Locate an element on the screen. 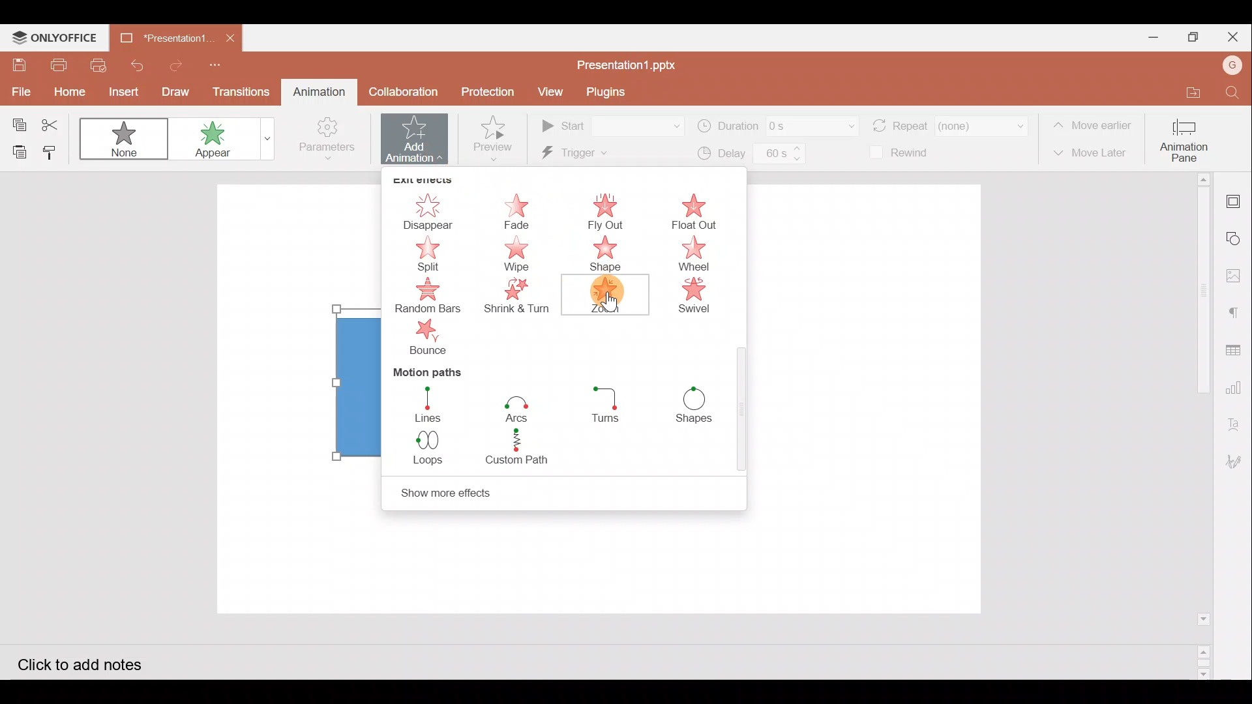 The image size is (1252, 704). Add animation is located at coordinates (416, 139).